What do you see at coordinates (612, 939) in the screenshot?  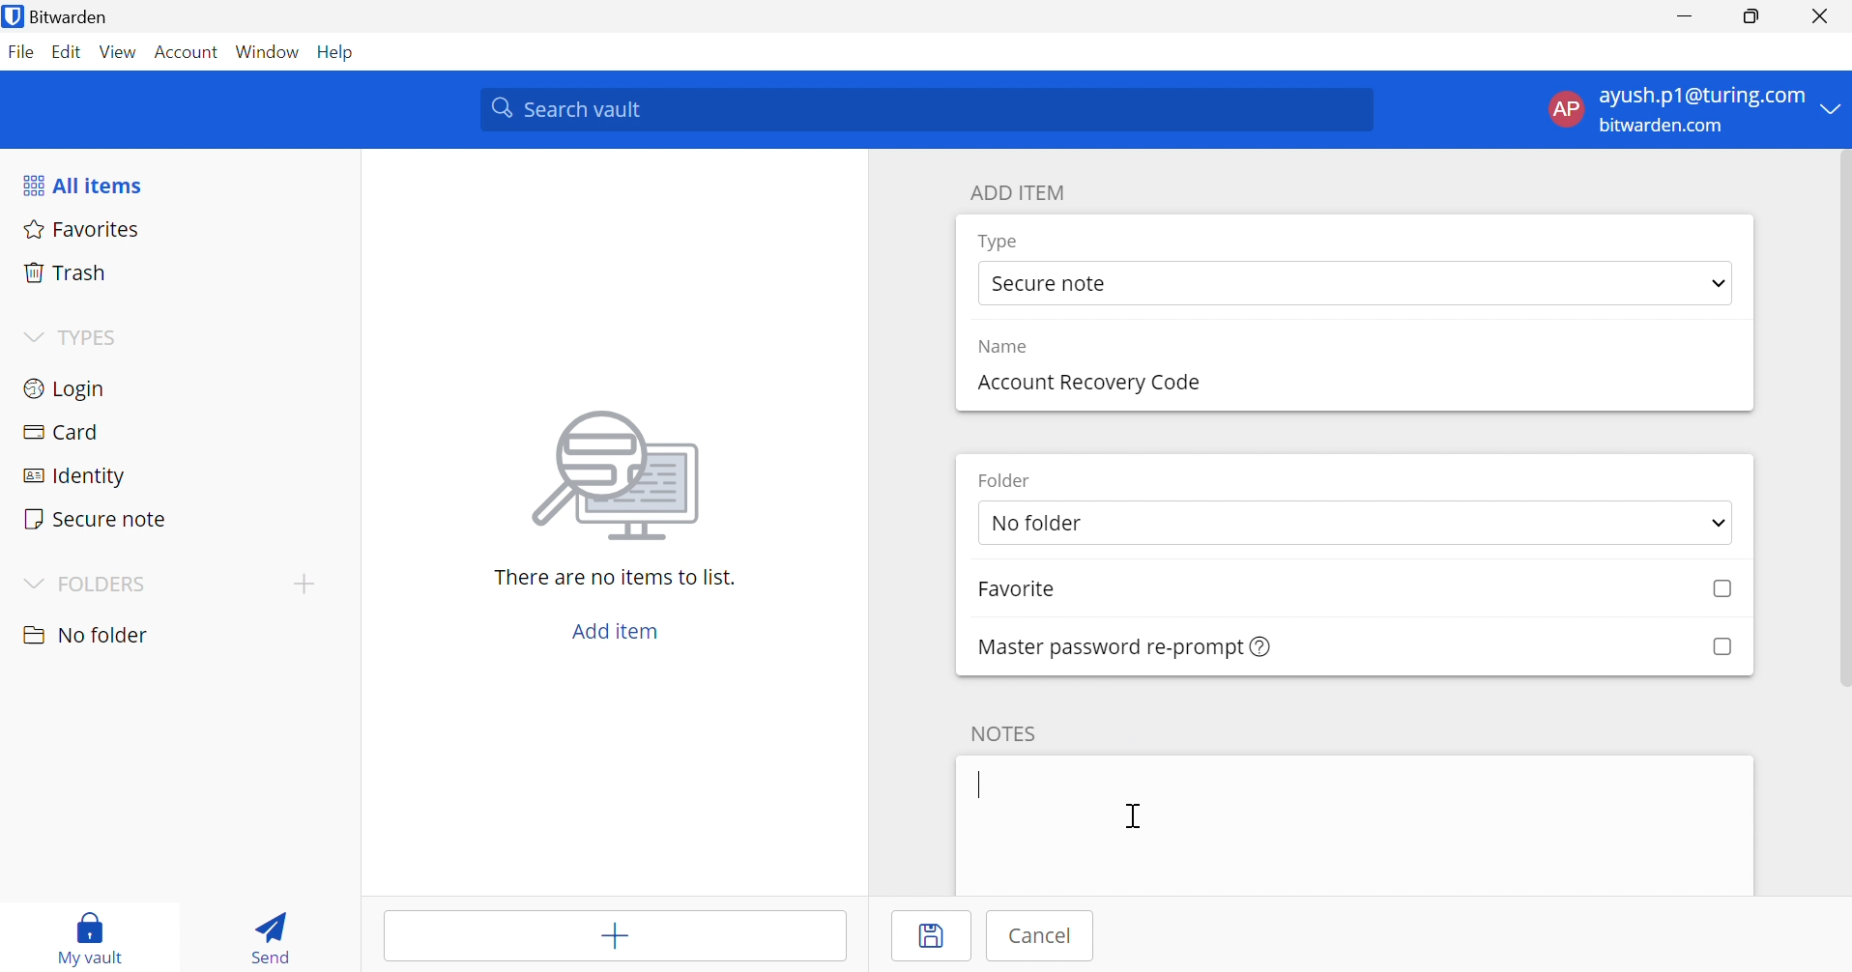 I see `Add item` at bounding box center [612, 939].